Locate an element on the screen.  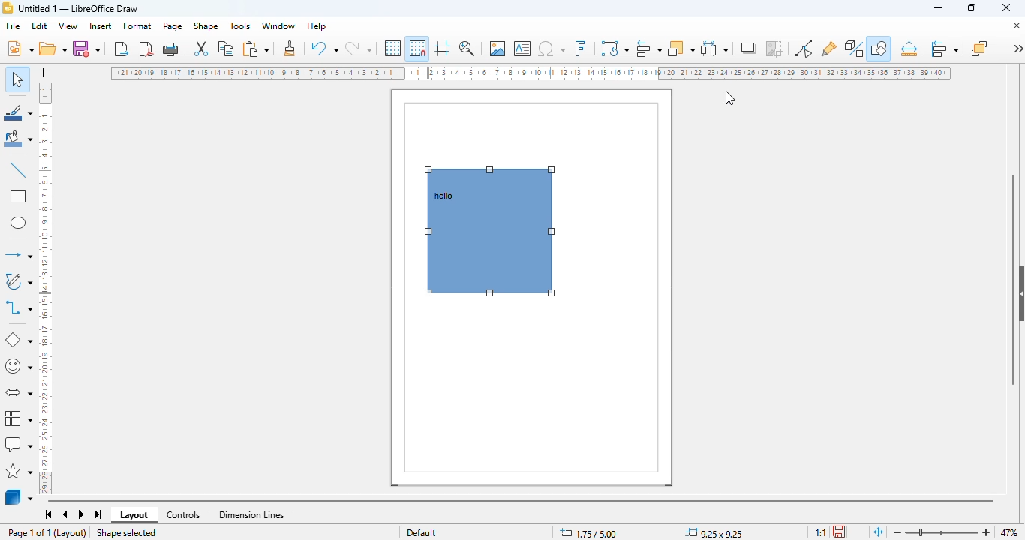
arrange tool aligned objects is located at coordinates (489, 232).